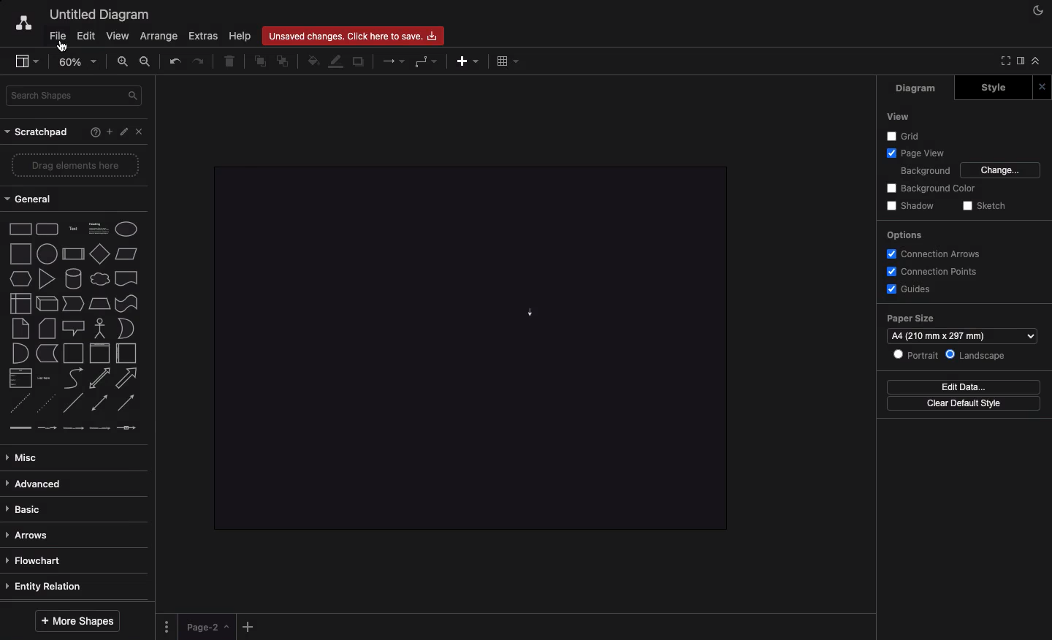 The height and width of the screenshot is (640, 1052). I want to click on Edit, so click(123, 132).